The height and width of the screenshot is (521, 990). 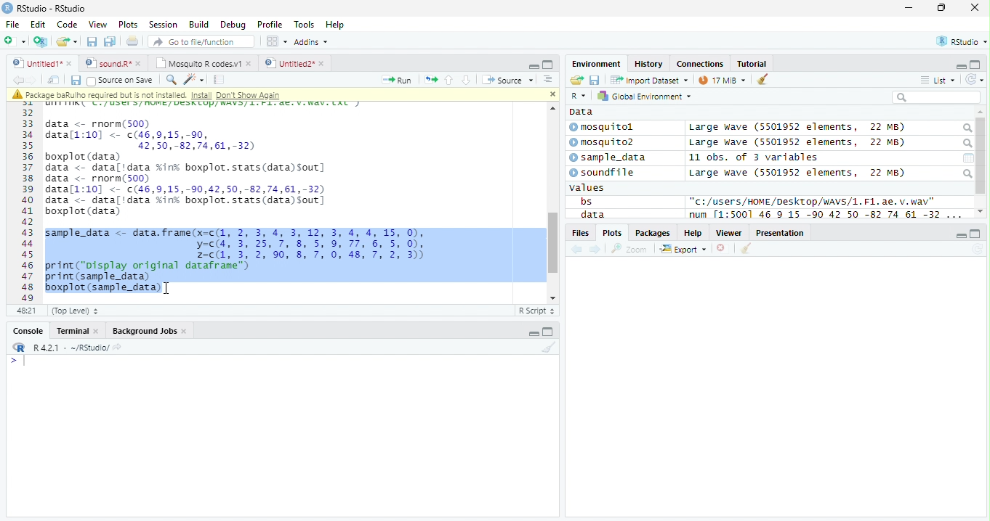 What do you see at coordinates (762, 78) in the screenshot?
I see `clear console` at bounding box center [762, 78].